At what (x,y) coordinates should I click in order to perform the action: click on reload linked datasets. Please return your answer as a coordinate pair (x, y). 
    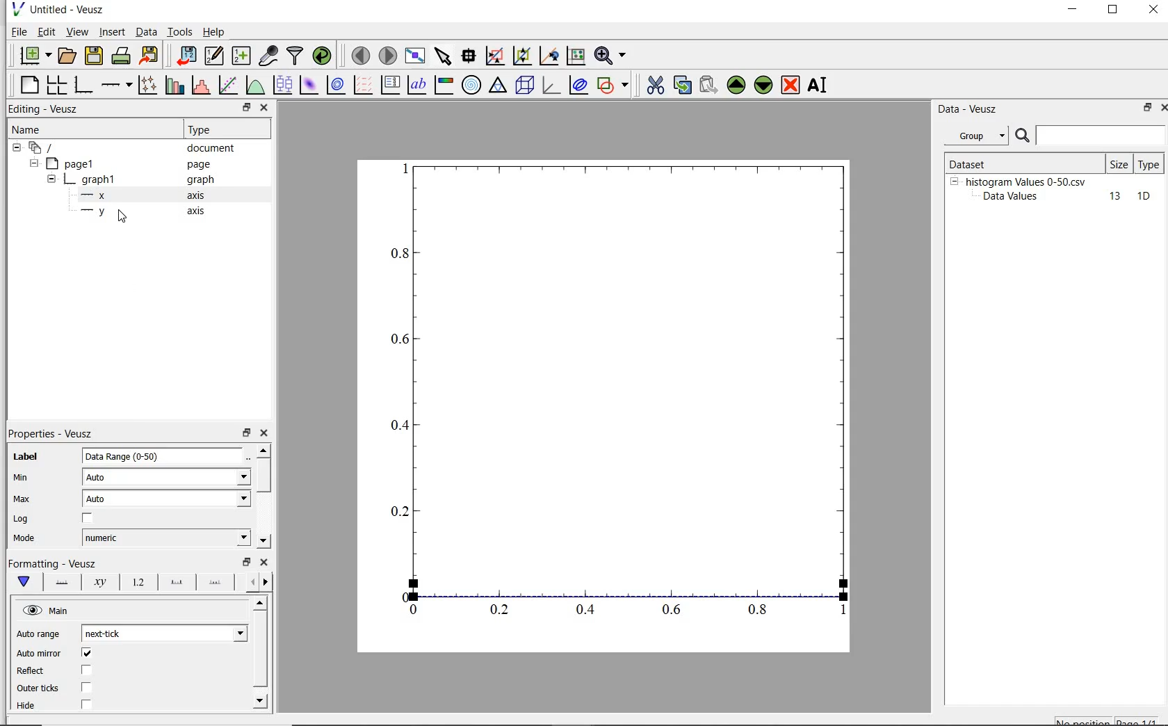
    Looking at the image, I should click on (325, 56).